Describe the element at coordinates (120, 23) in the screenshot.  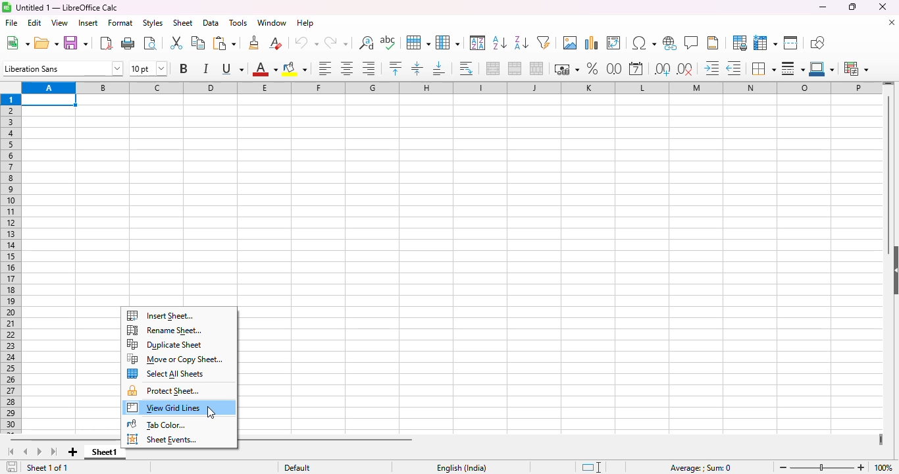
I see `format` at that location.